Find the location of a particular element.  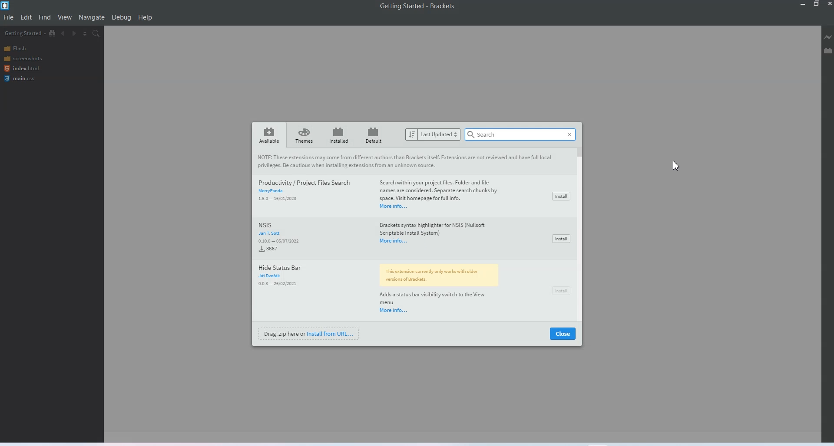

Themes is located at coordinates (303, 135).